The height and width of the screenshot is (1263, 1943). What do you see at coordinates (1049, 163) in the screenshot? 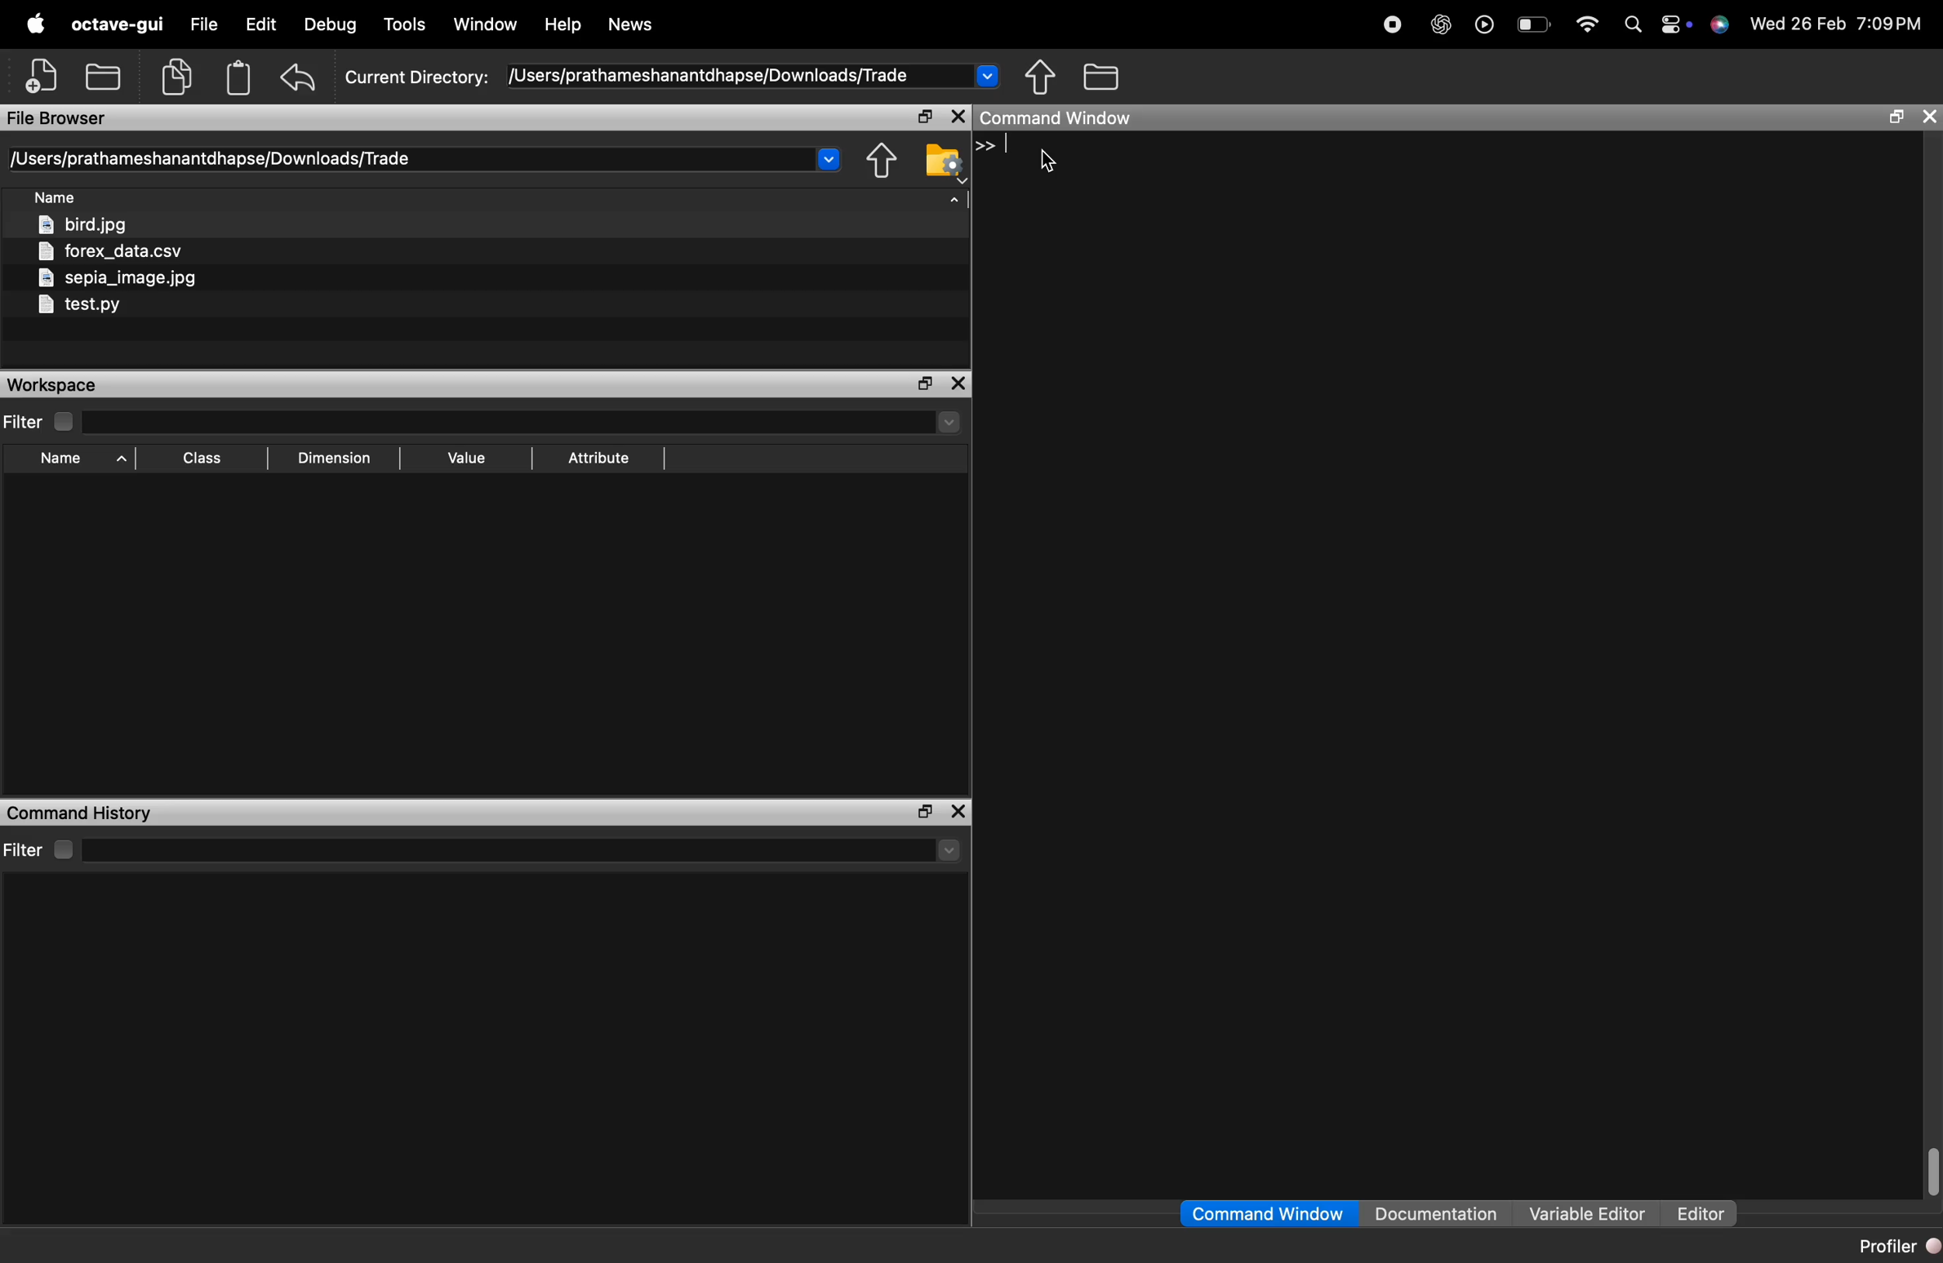
I see `cursor` at bounding box center [1049, 163].